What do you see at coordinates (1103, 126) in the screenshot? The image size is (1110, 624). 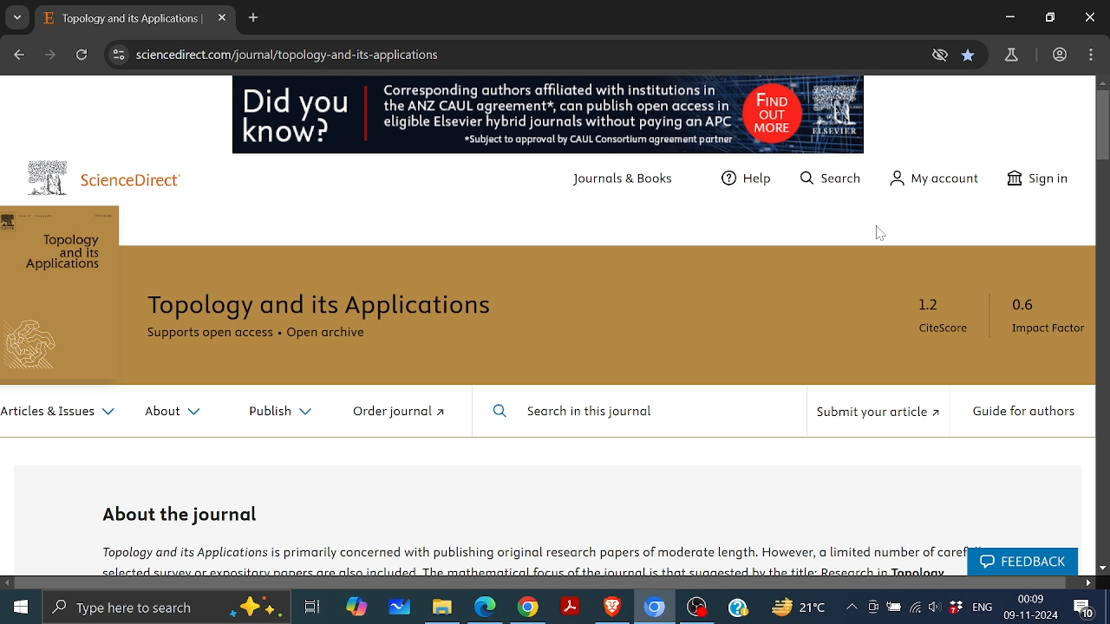 I see `Vertical scroll Bar` at bounding box center [1103, 126].